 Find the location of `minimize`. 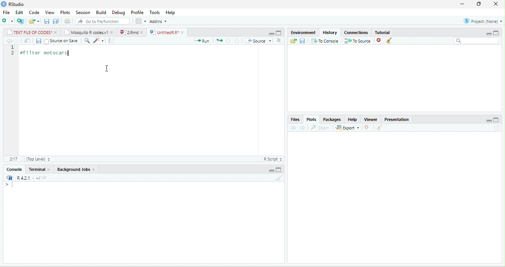

minimize is located at coordinates (271, 34).